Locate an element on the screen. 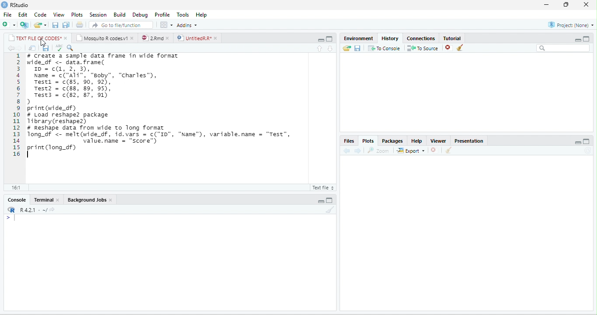 The height and width of the screenshot is (315, 597). Help is located at coordinates (201, 15).